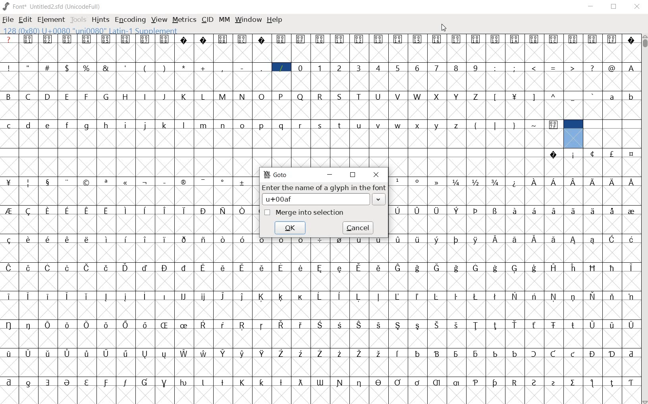 Image resolution: width=648 pixels, height=404 pixels. What do you see at coordinates (612, 125) in the screenshot?
I see `empty spaces` at bounding box center [612, 125].